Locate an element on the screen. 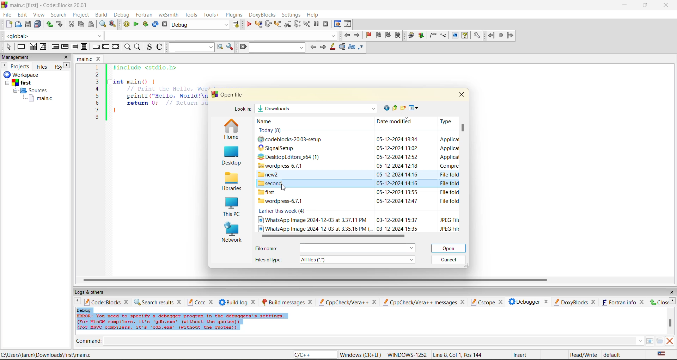  management is located at coordinates (17, 58).